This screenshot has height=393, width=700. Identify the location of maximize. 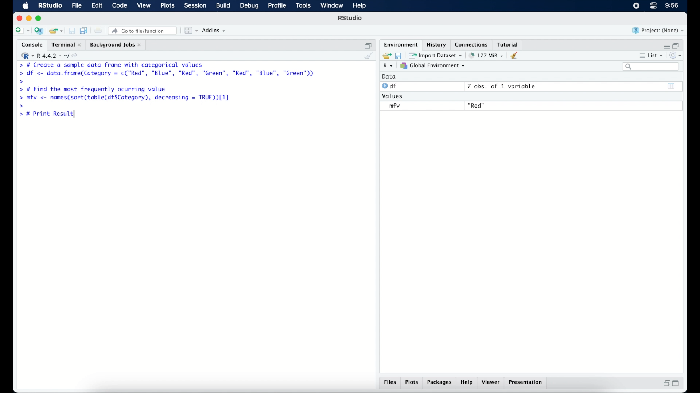
(40, 19).